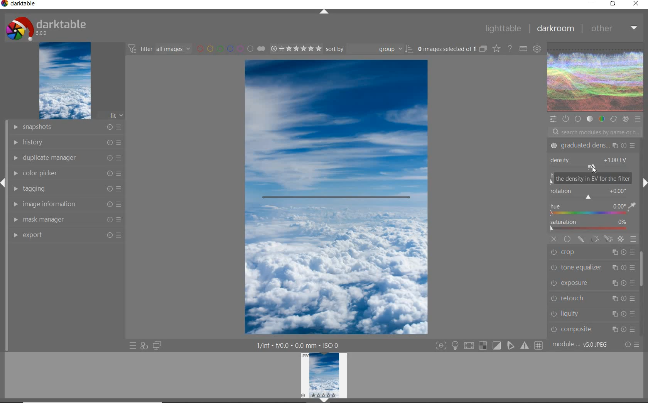 The height and width of the screenshot is (403, 648). What do you see at coordinates (68, 219) in the screenshot?
I see `MASK MANAGER` at bounding box center [68, 219].